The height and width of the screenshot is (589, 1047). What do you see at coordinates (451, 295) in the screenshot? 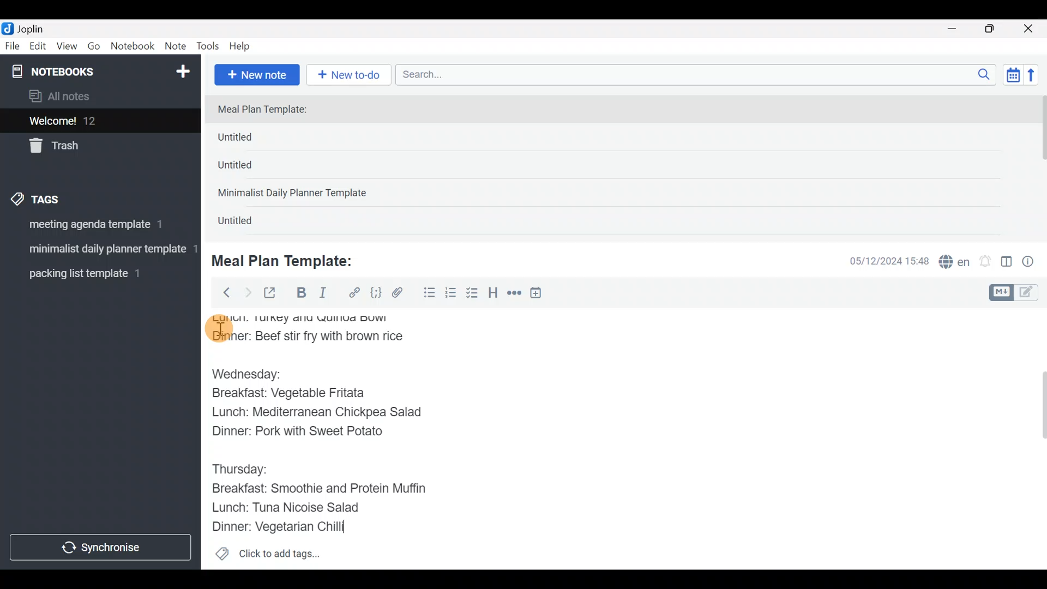
I see `Numbered list` at bounding box center [451, 295].